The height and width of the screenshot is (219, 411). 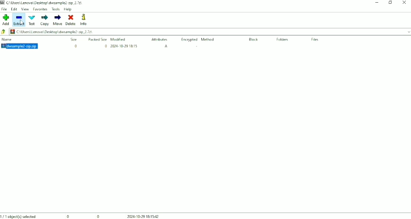 What do you see at coordinates (146, 216) in the screenshot?
I see `2024-10-29 18:15:42` at bounding box center [146, 216].